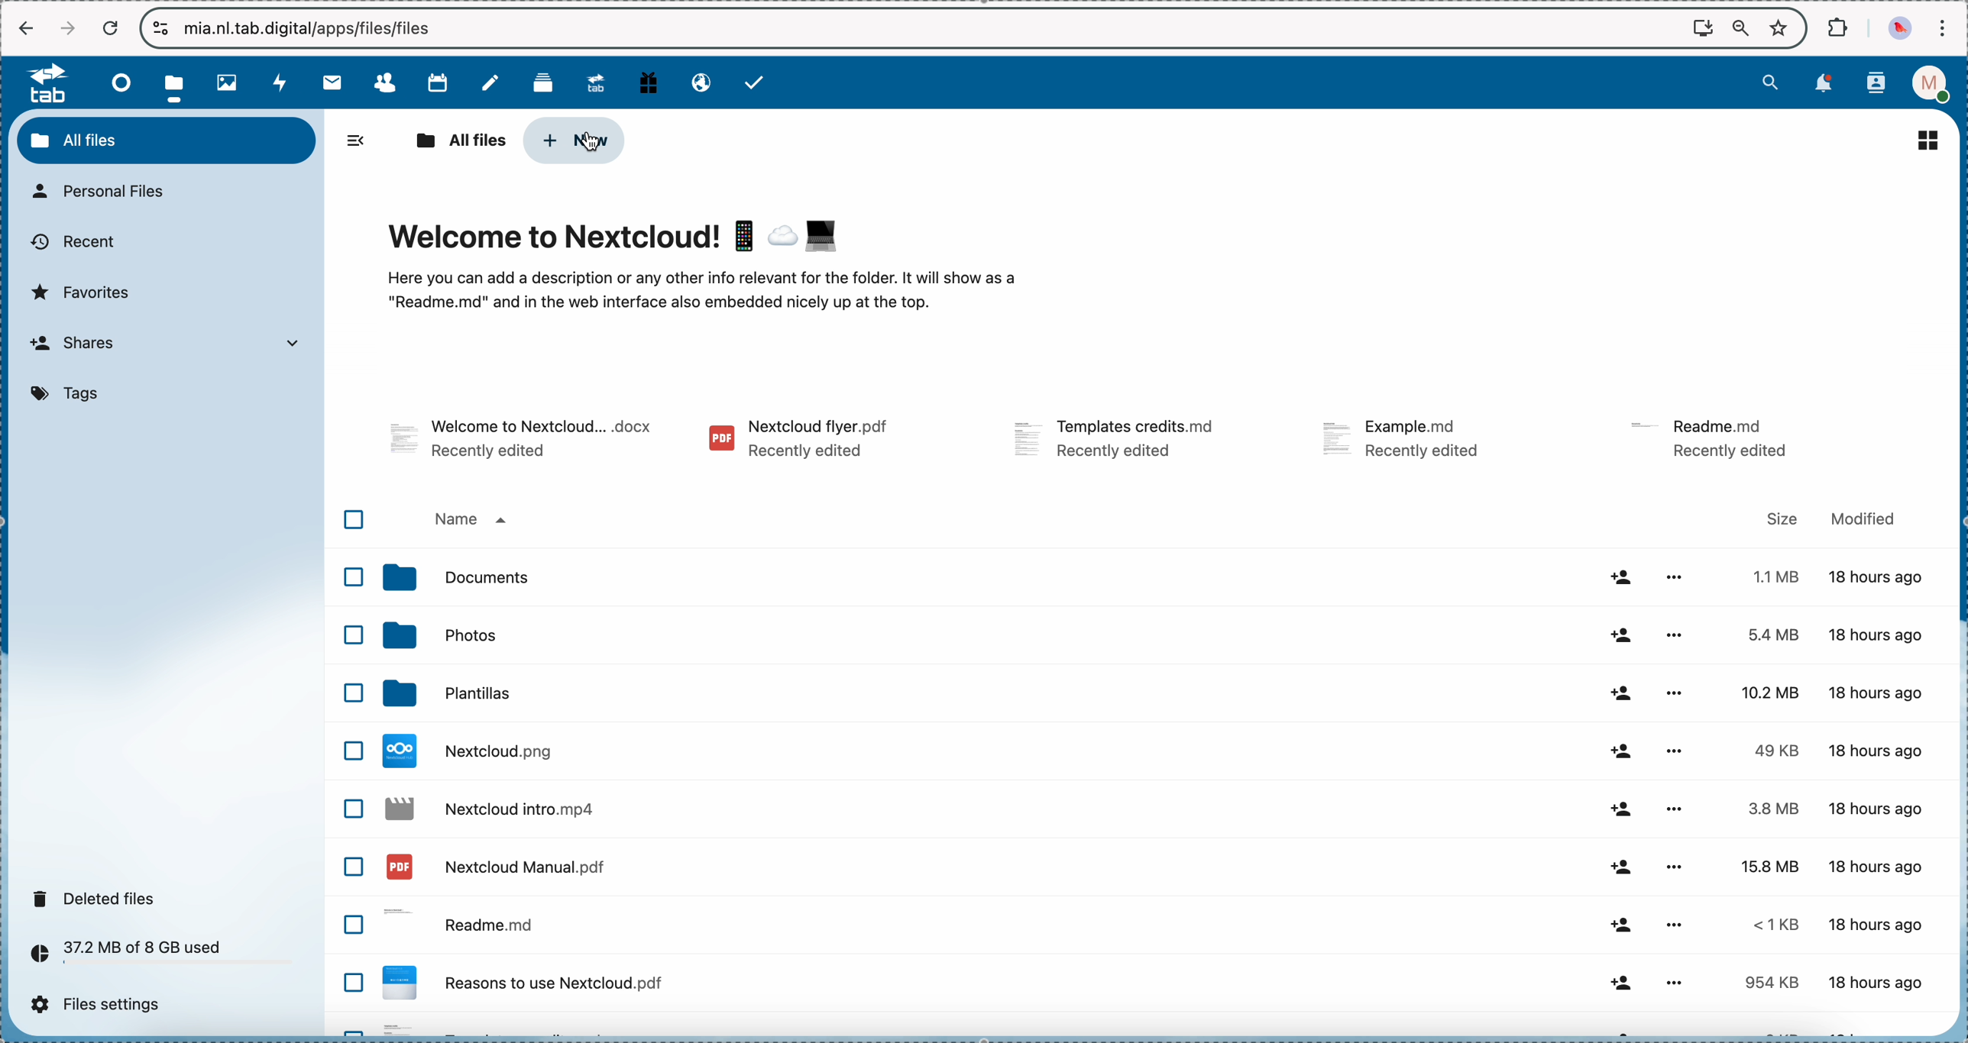 The image size is (1968, 1043). I want to click on favorites, so click(86, 292).